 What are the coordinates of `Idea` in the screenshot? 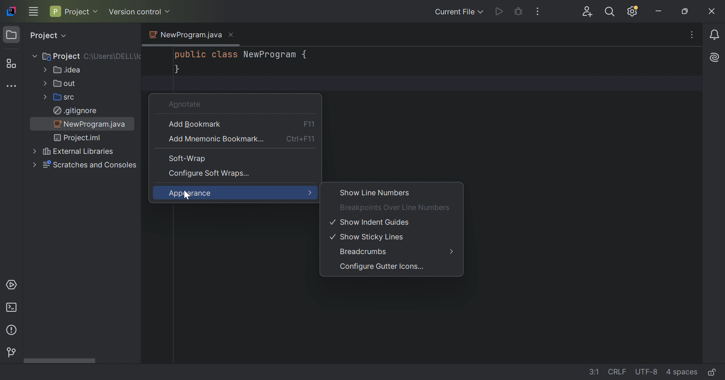 It's located at (67, 70).